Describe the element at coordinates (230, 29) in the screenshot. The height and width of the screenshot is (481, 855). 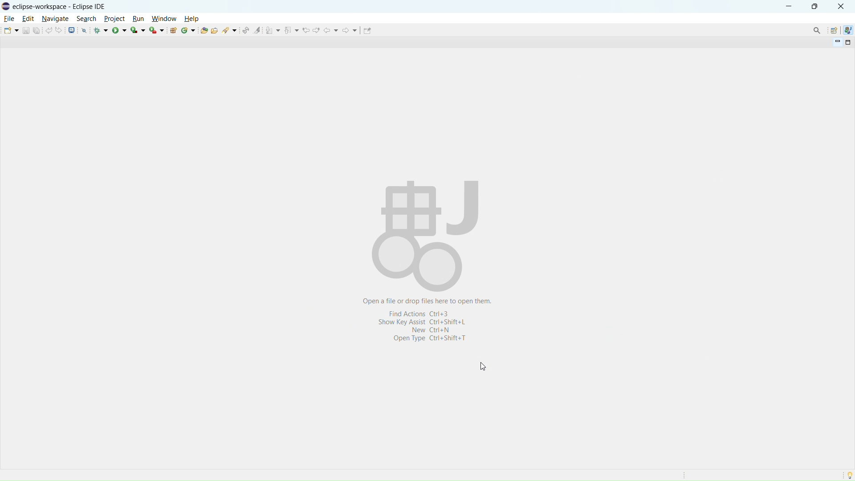
I see `search` at that location.